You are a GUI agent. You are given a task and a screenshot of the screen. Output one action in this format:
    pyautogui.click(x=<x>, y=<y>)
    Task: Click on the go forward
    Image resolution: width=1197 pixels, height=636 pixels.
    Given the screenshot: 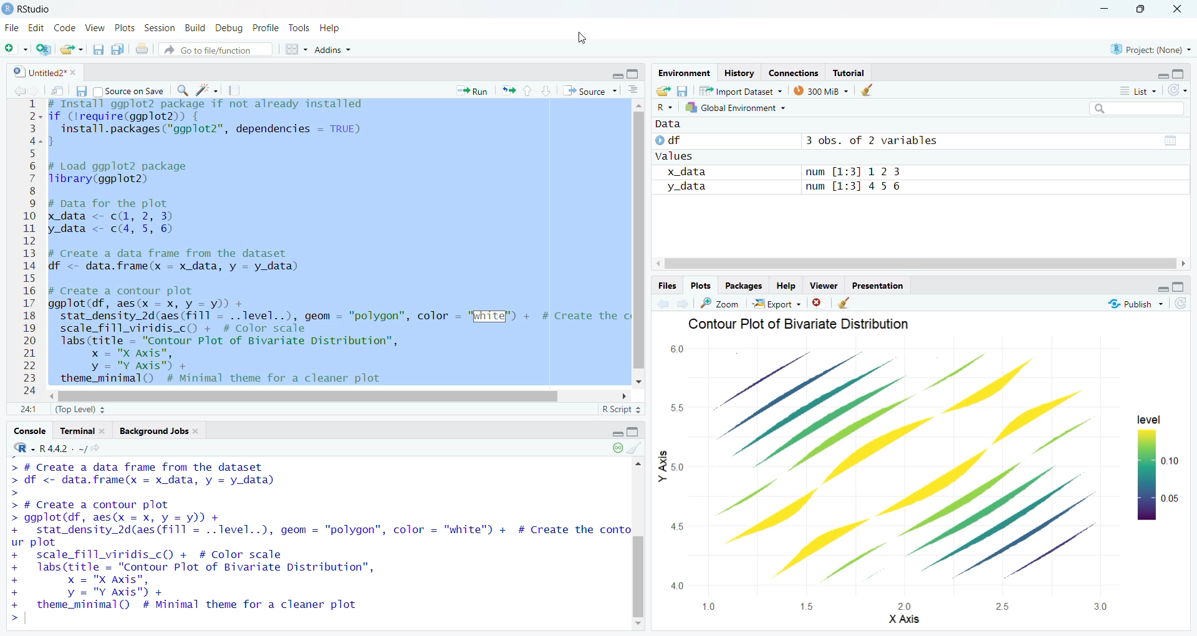 What is the action you would take?
    pyautogui.click(x=681, y=303)
    